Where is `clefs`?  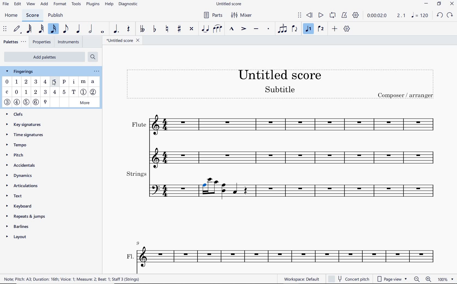 clefs is located at coordinates (20, 114).